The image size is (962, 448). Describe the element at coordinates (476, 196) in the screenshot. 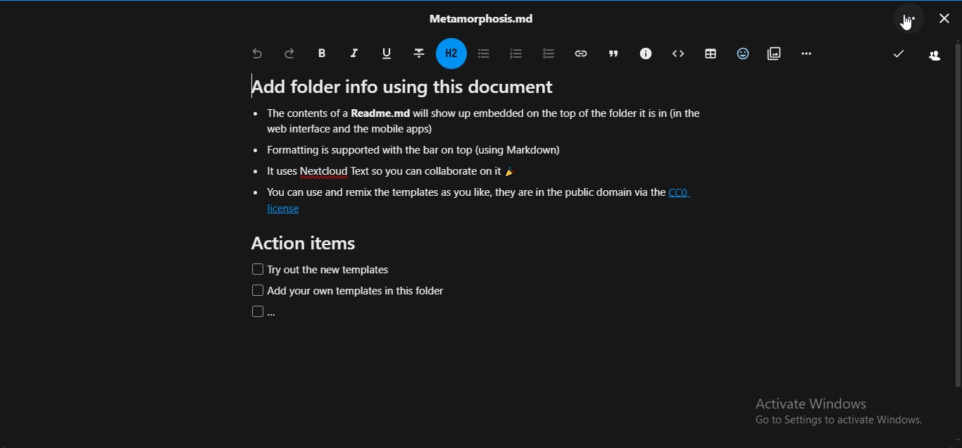

I see `text` at that location.